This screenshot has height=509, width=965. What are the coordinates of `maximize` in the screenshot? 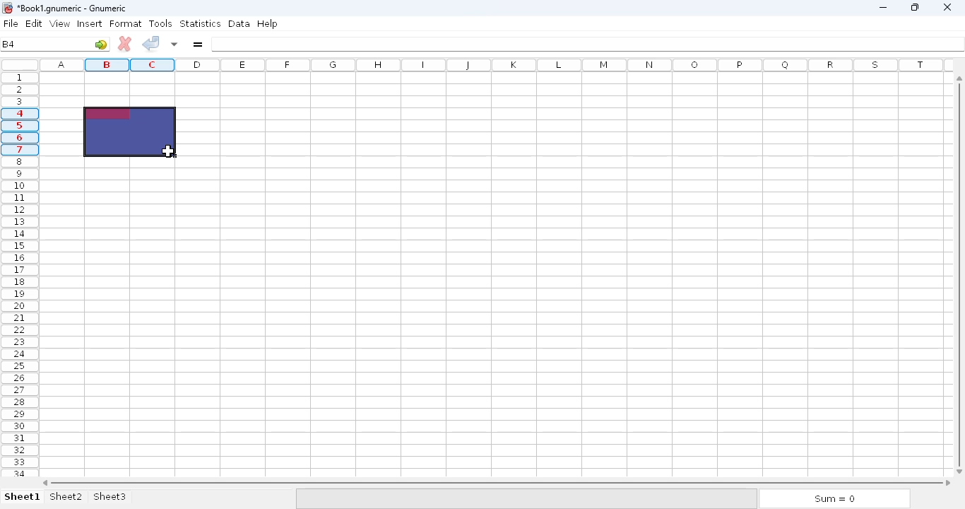 It's located at (913, 7).